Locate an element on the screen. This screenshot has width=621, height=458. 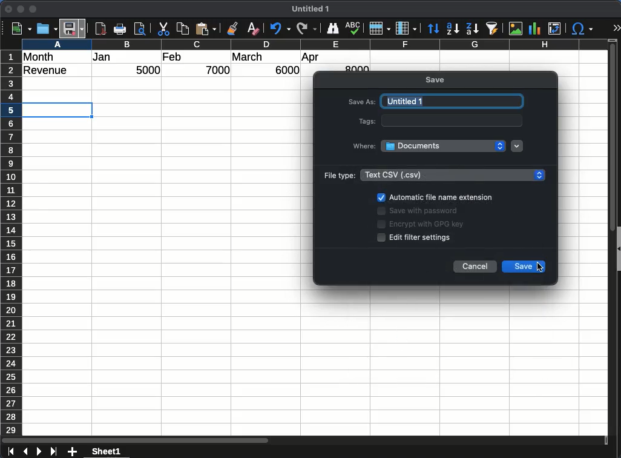
maximize is located at coordinates (34, 9).